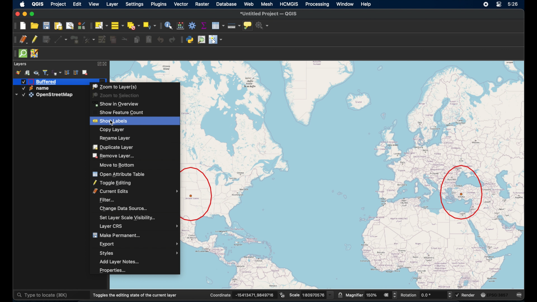 The image size is (537, 302). What do you see at coordinates (219, 25) in the screenshot?
I see `show attribute table` at bounding box center [219, 25].